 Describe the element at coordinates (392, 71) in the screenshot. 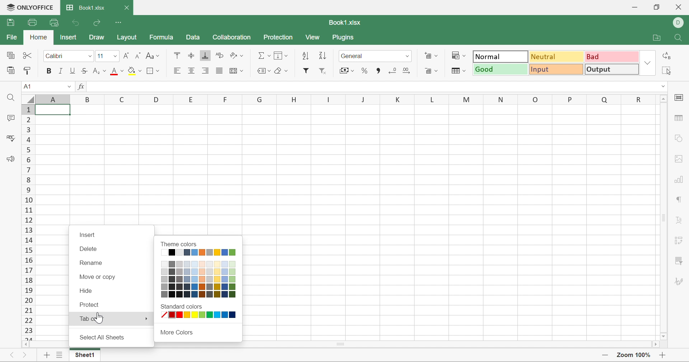

I see `Decrease decimal` at that location.